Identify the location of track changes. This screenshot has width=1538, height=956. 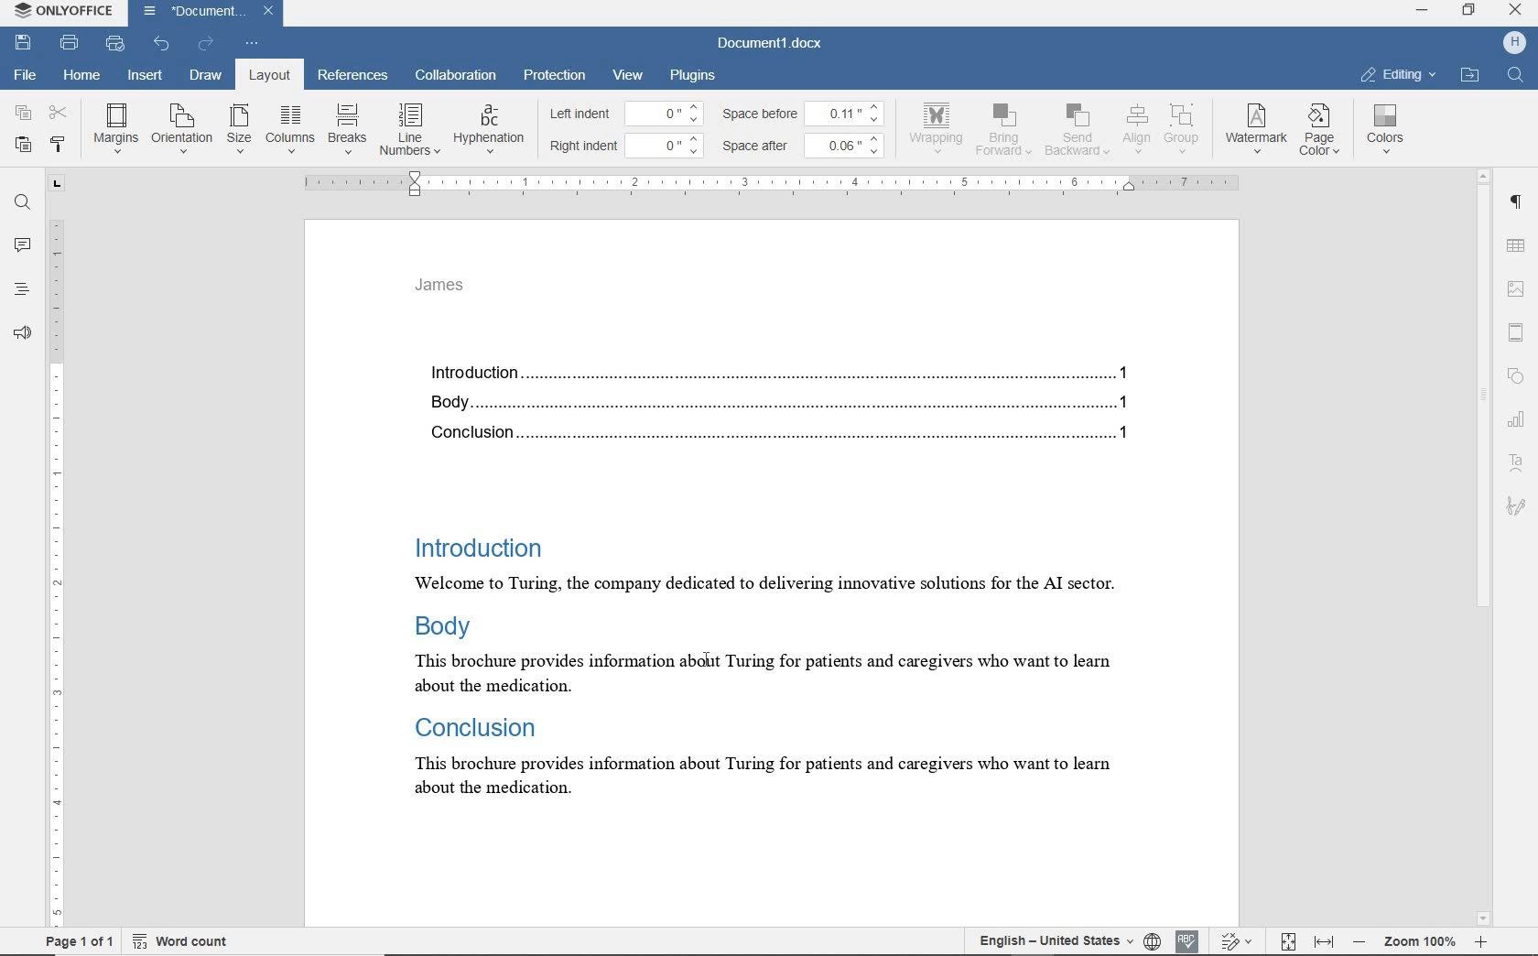
(1239, 940).